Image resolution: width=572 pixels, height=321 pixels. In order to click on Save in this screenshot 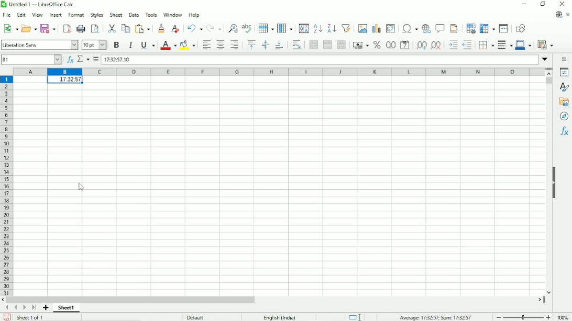, I will do `click(7, 317)`.